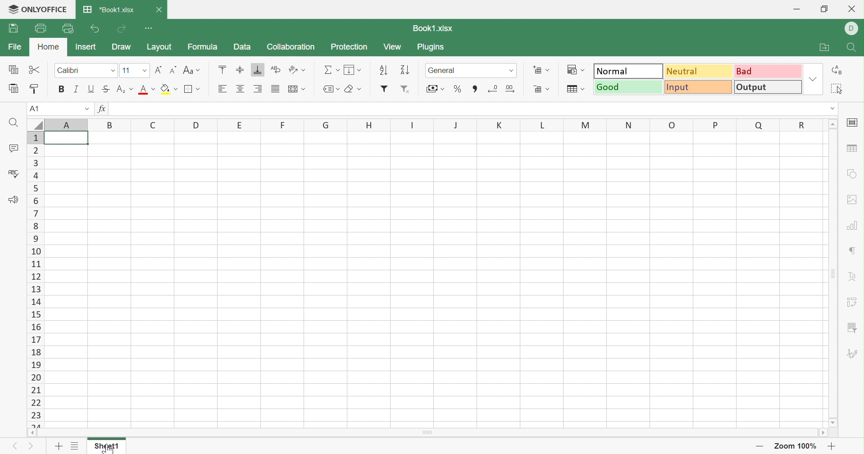 This screenshot has height=454, width=864. What do you see at coordinates (853, 47) in the screenshot?
I see `Search` at bounding box center [853, 47].